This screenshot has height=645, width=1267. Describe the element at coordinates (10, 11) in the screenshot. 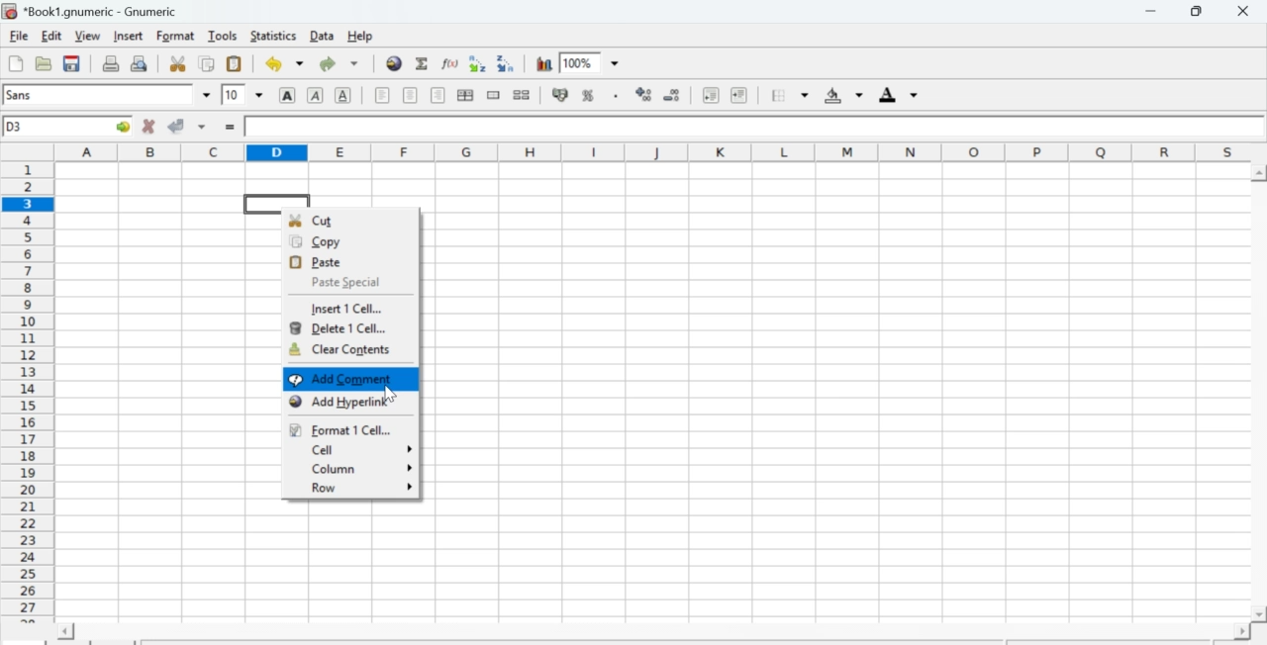

I see `icon` at that location.